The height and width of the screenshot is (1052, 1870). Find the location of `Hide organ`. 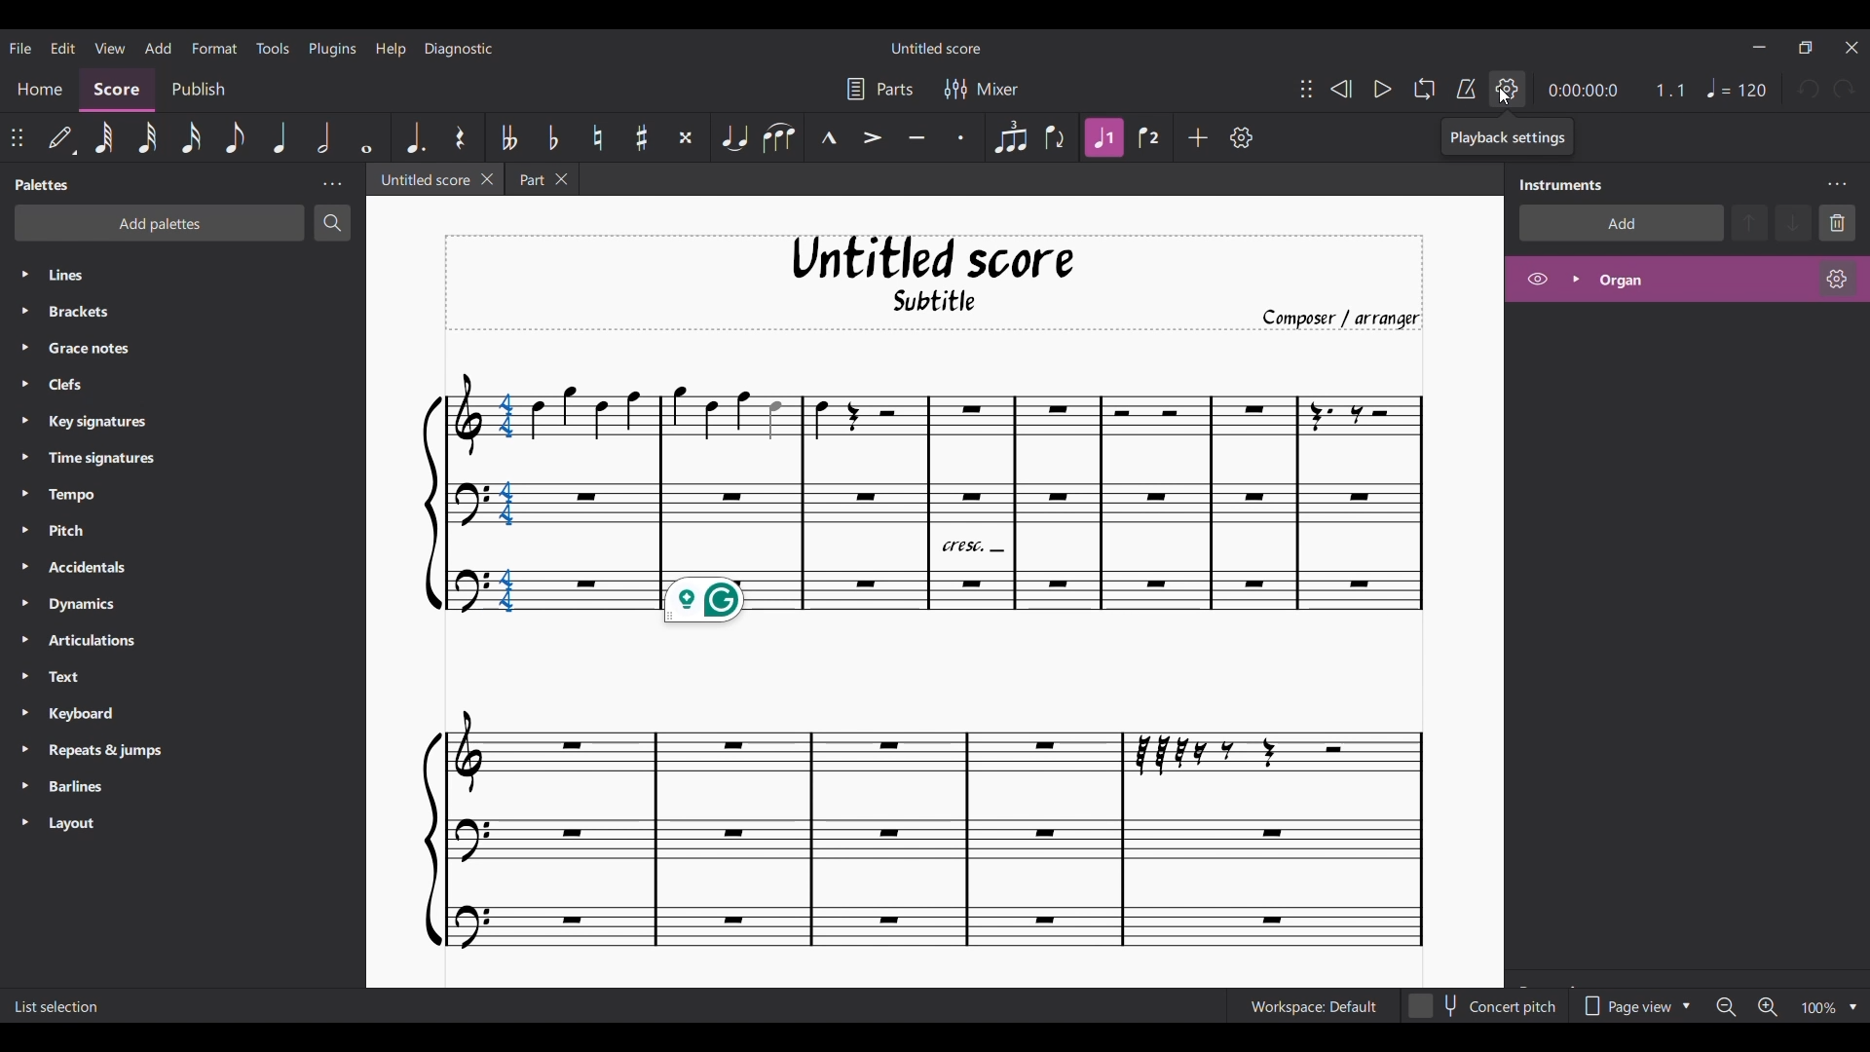

Hide organ is located at coordinates (1537, 279).